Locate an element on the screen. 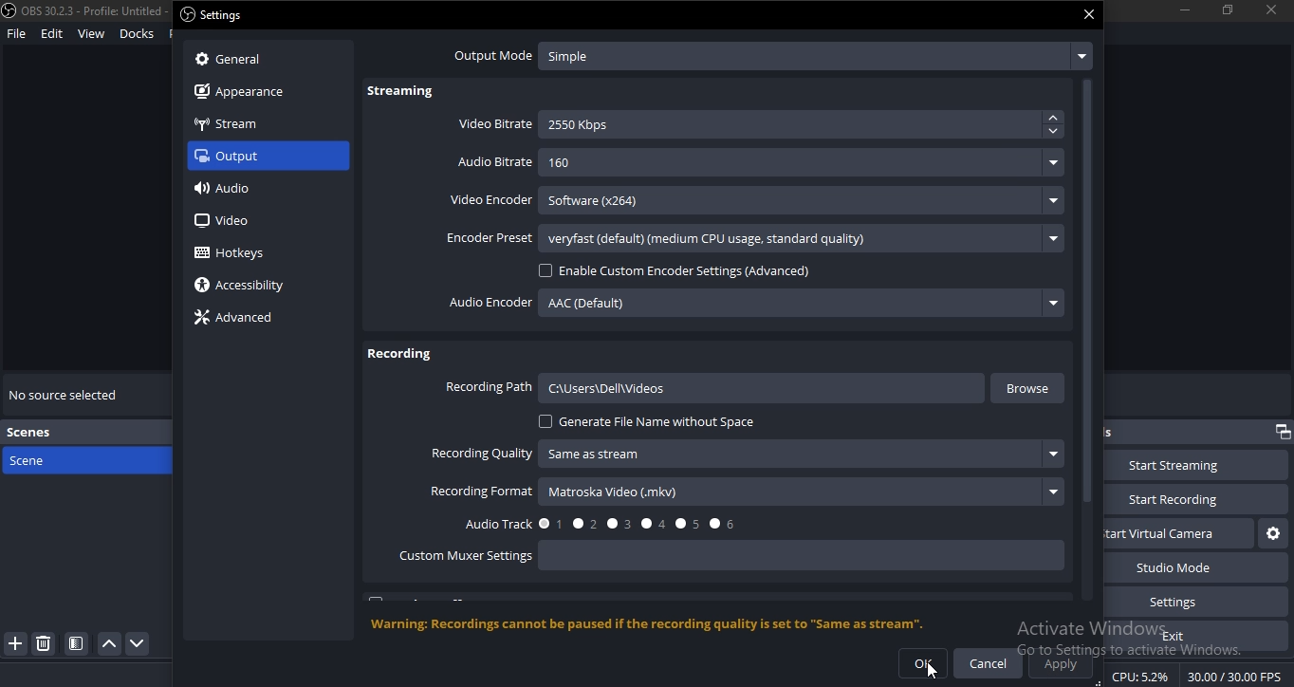  scene is located at coordinates (61, 459).